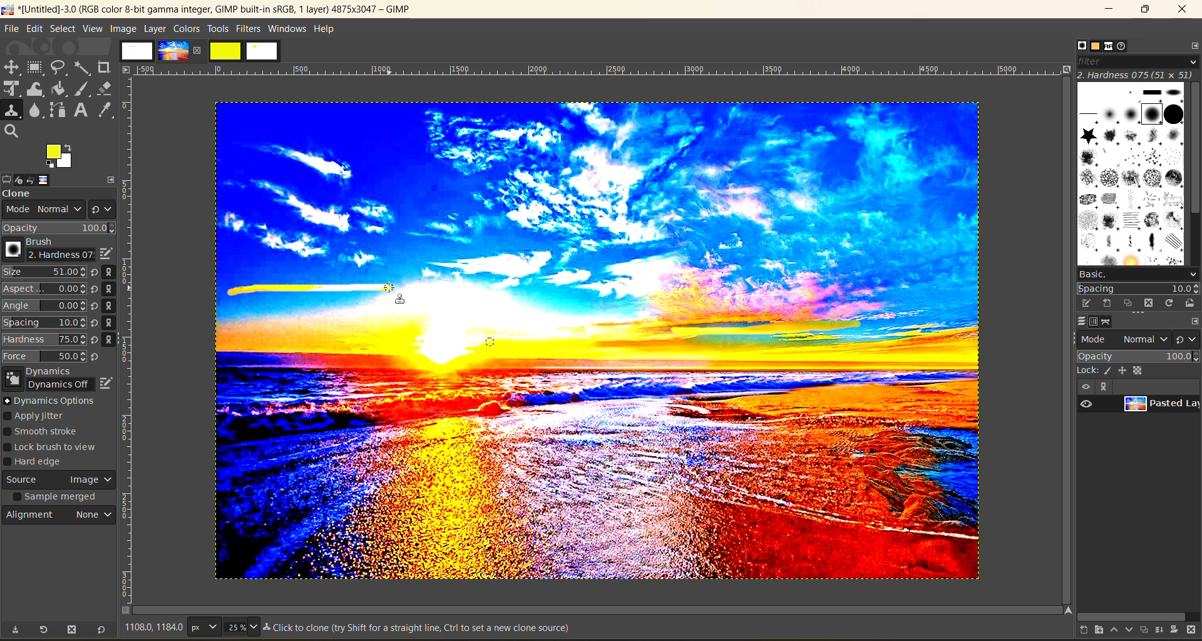  Describe the element at coordinates (104, 66) in the screenshot. I see `crope tool` at that location.